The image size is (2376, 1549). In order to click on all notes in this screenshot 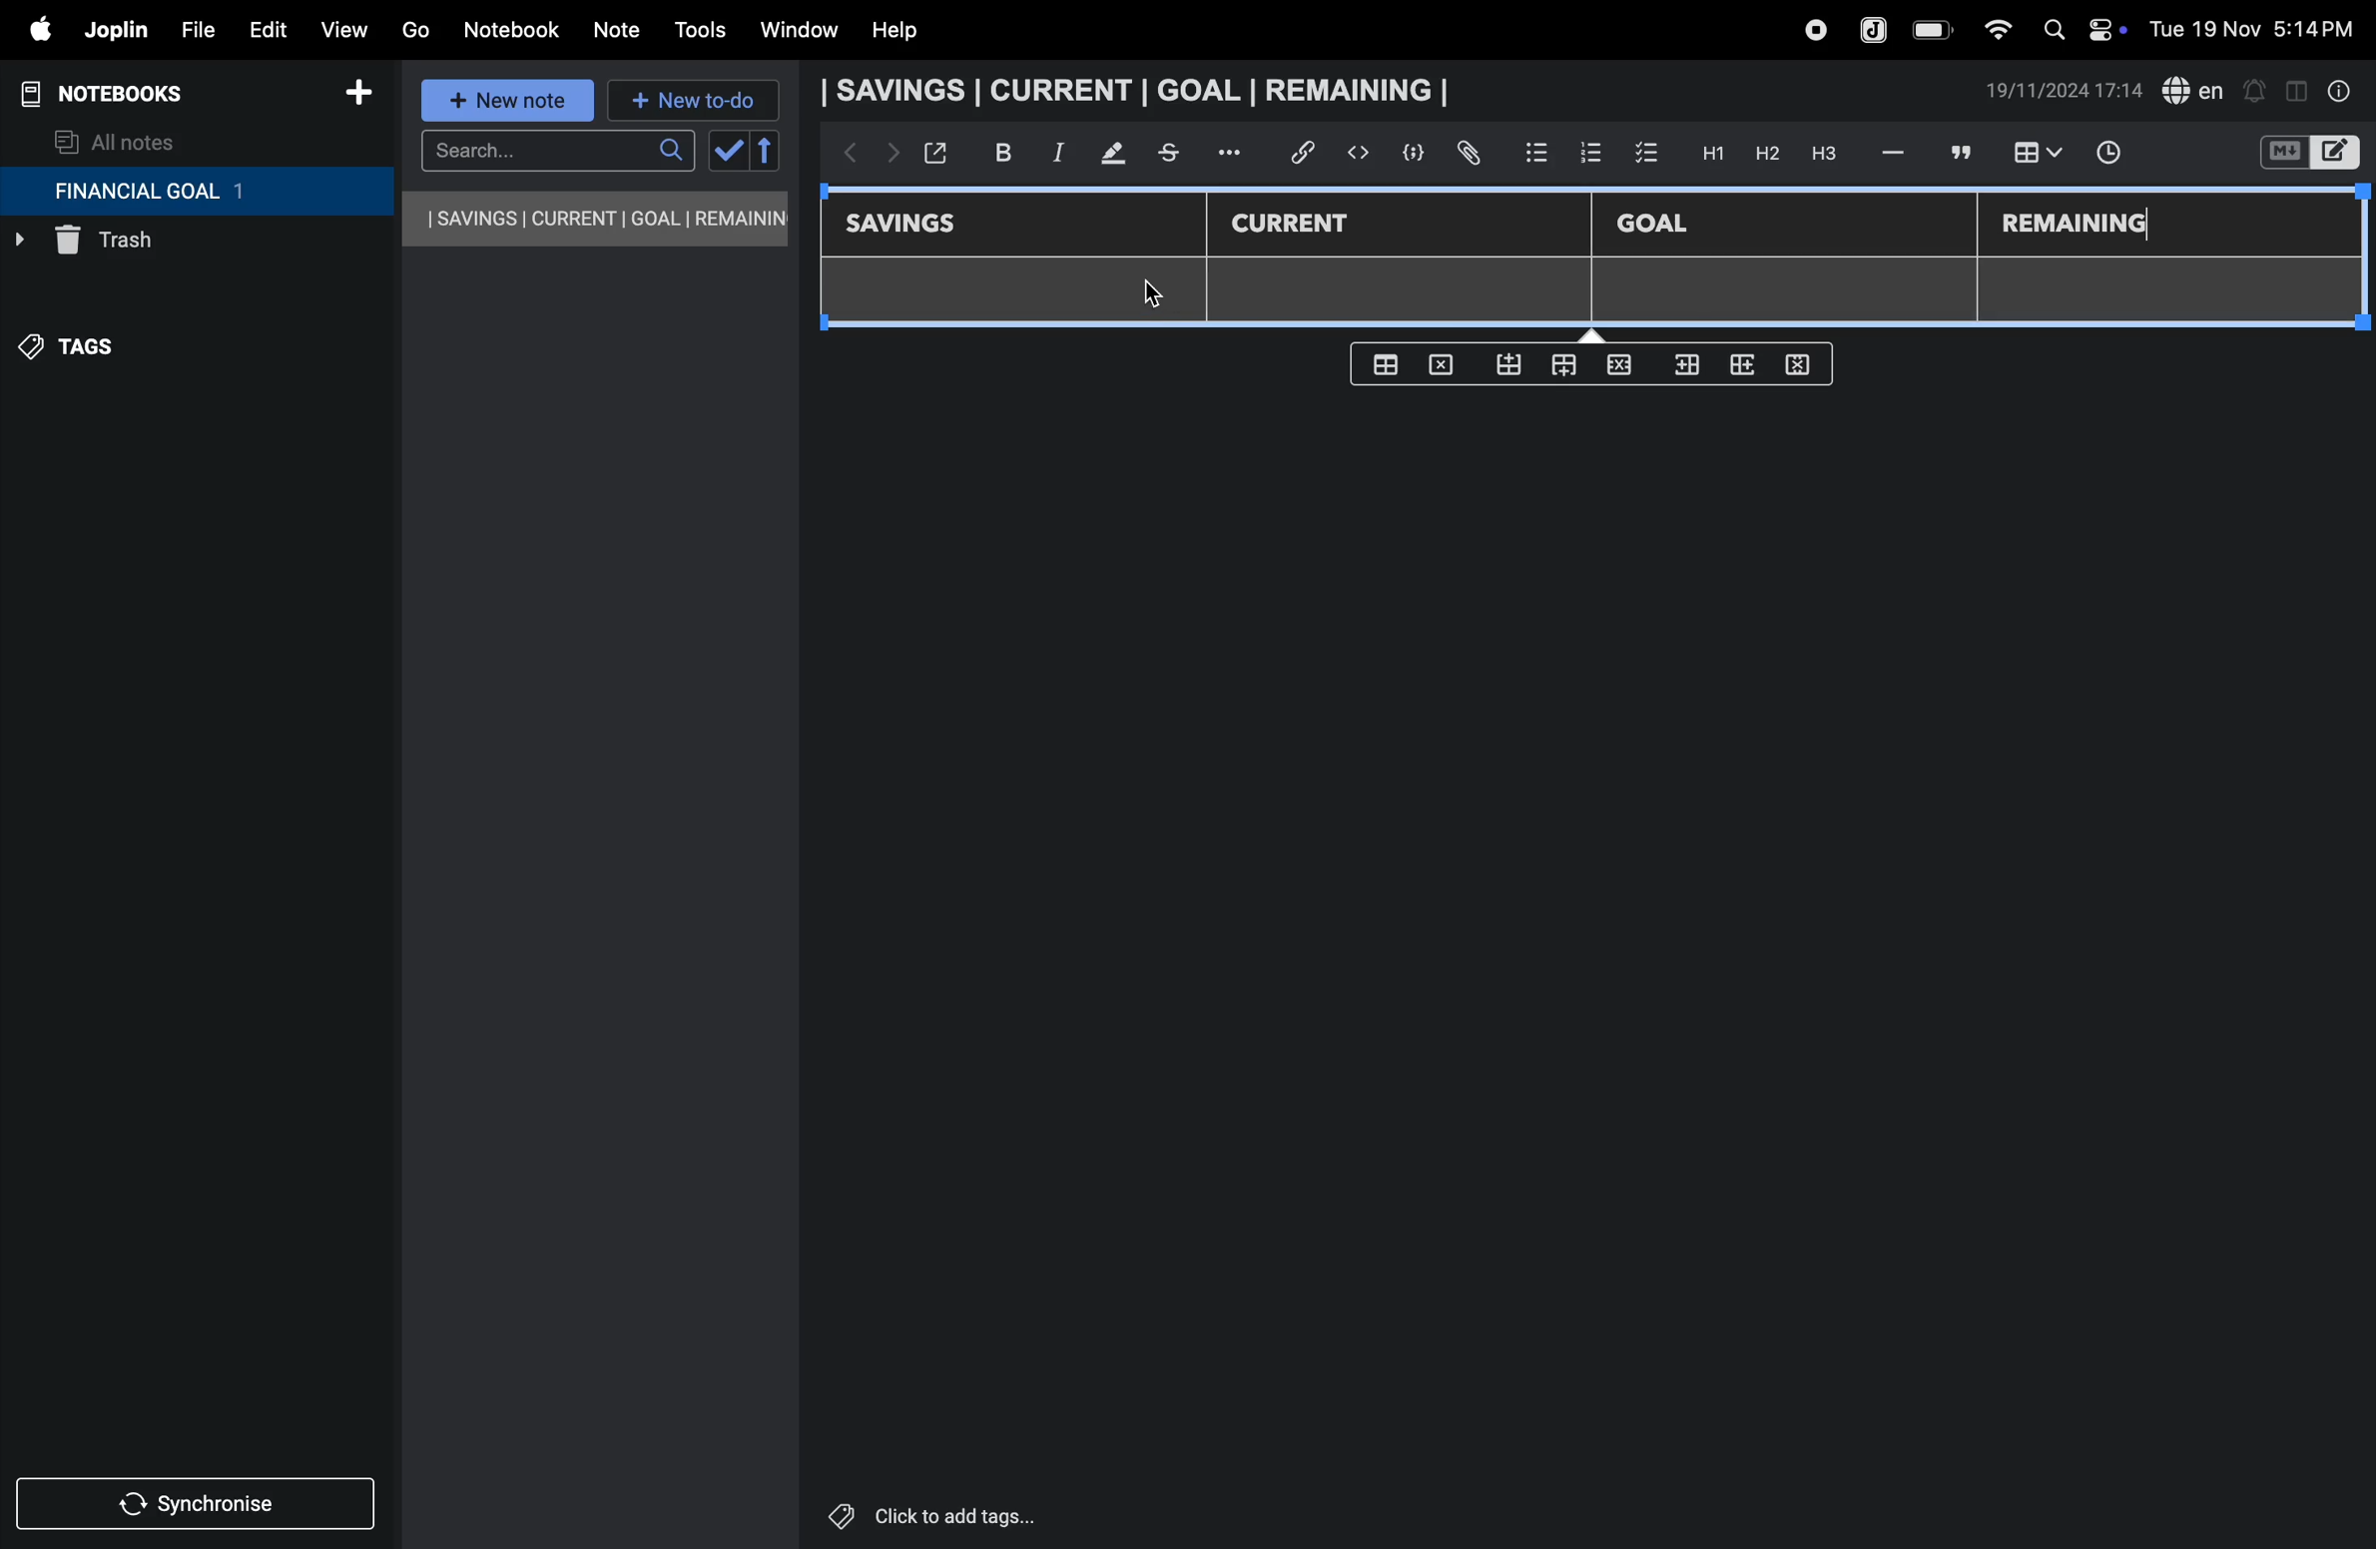, I will do `click(117, 141)`.